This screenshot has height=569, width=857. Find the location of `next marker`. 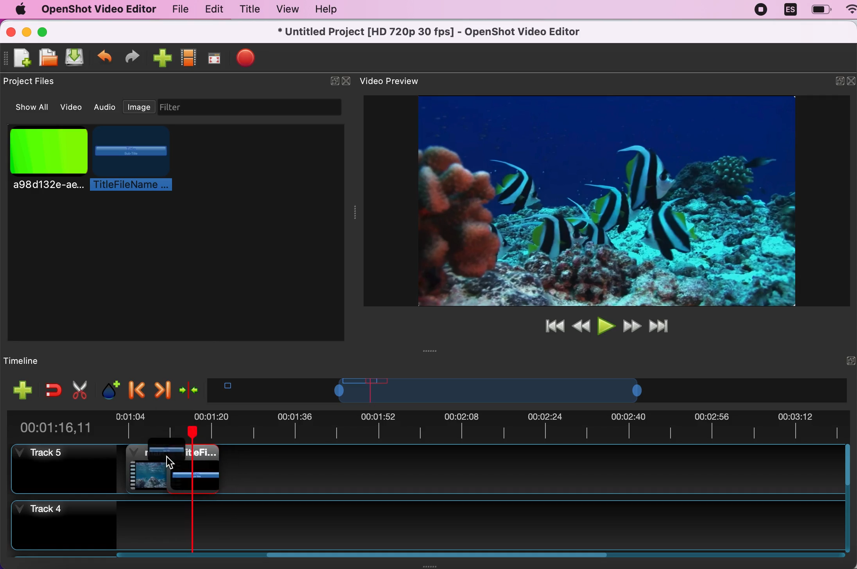

next marker is located at coordinates (162, 387).